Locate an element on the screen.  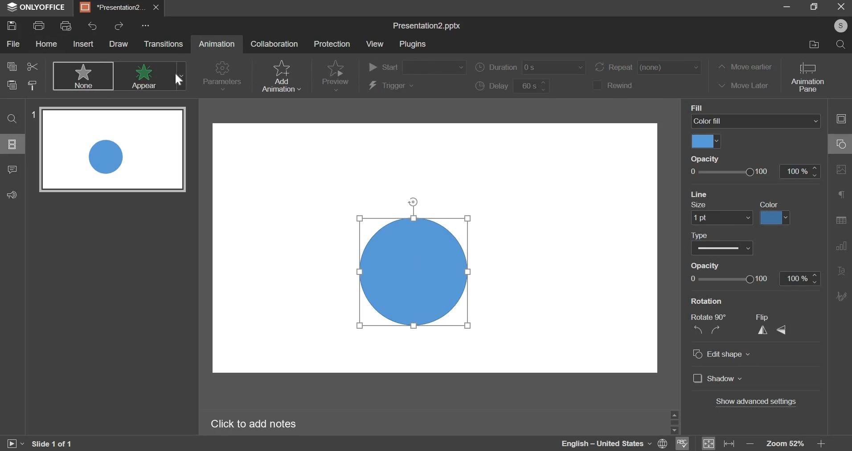
View is located at coordinates (376, 46).